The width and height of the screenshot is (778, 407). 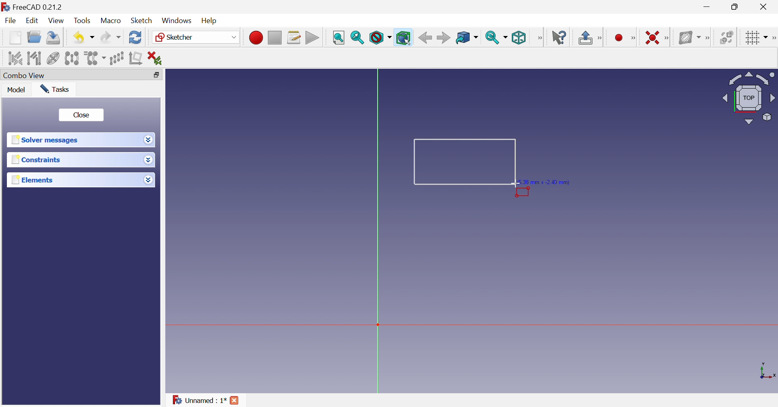 I want to click on Save, so click(x=54, y=38).